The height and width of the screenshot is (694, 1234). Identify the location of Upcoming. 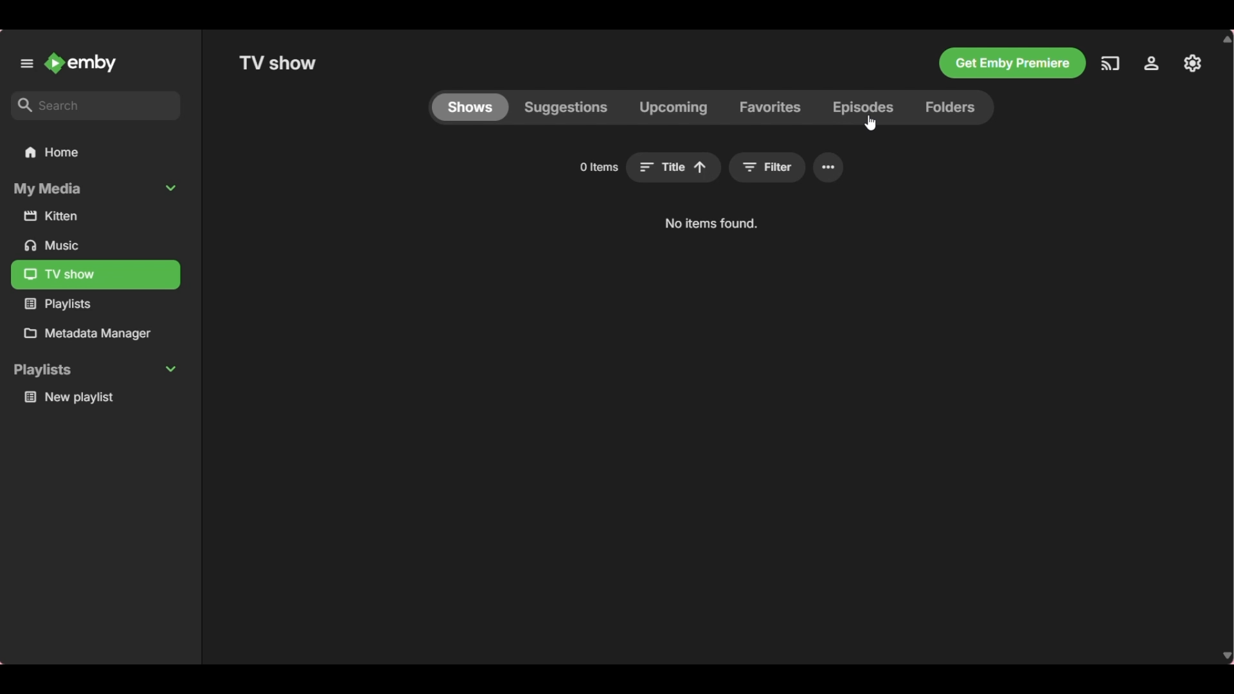
(671, 107).